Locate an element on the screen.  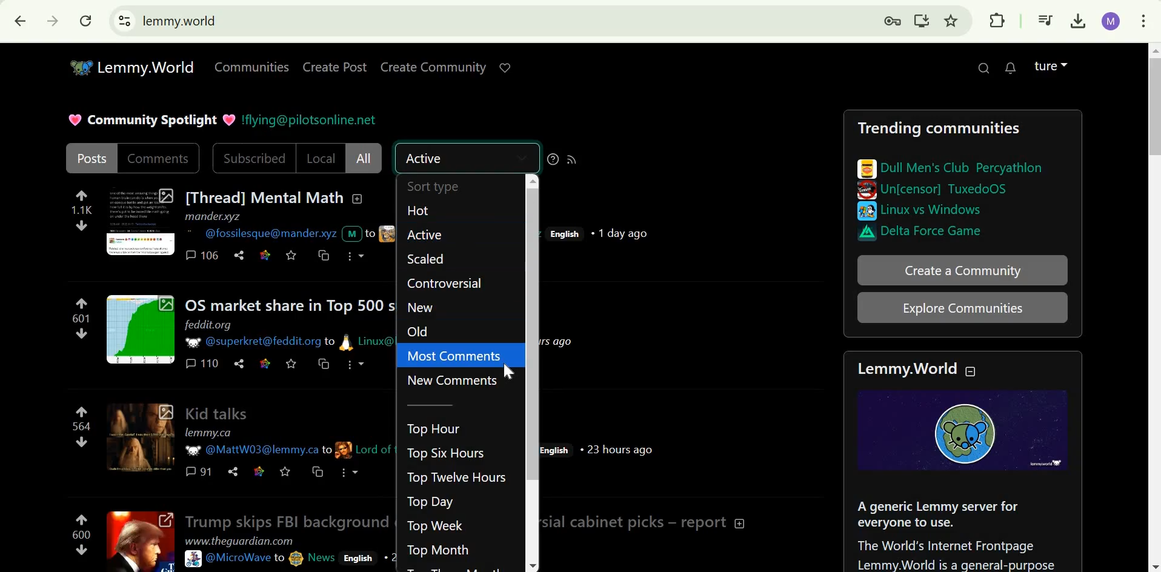
Lemmy.World is located at coordinates (905, 369).